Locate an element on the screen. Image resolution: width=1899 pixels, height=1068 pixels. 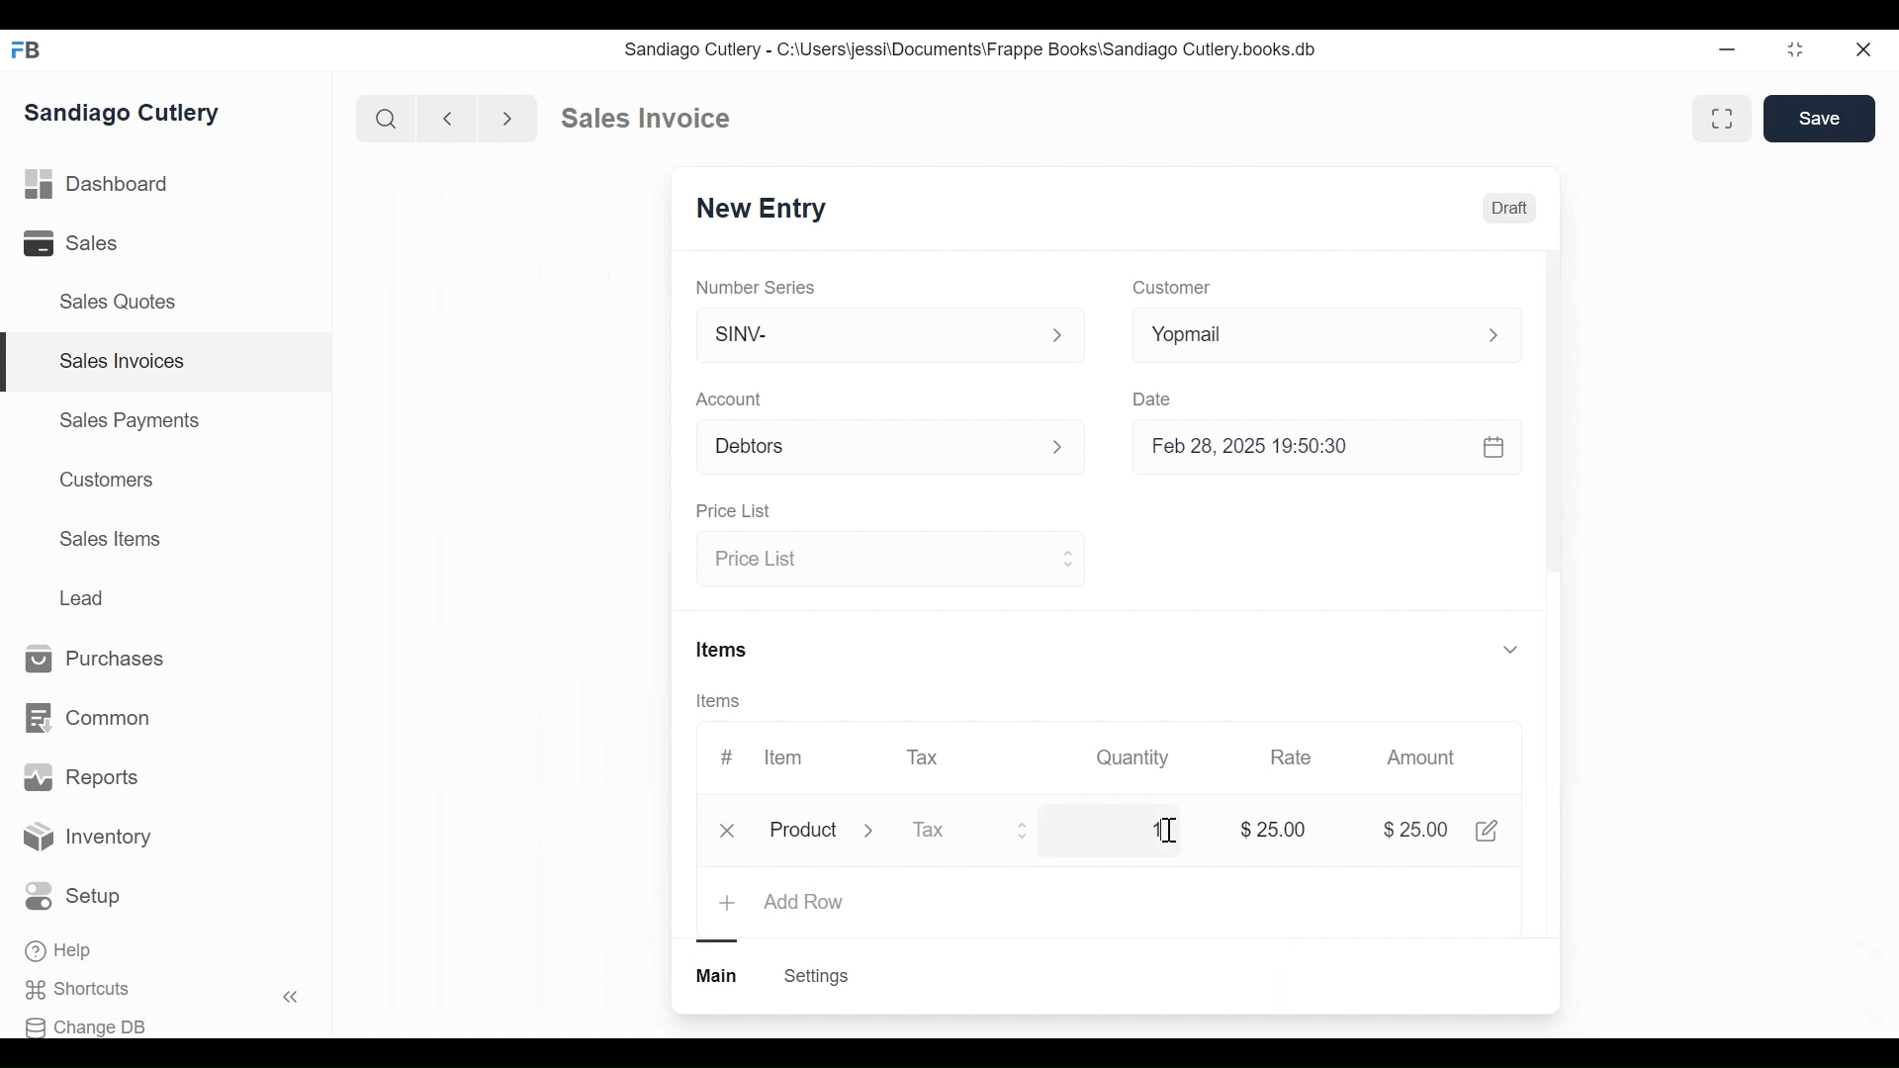
Quantity is located at coordinates (1134, 757).